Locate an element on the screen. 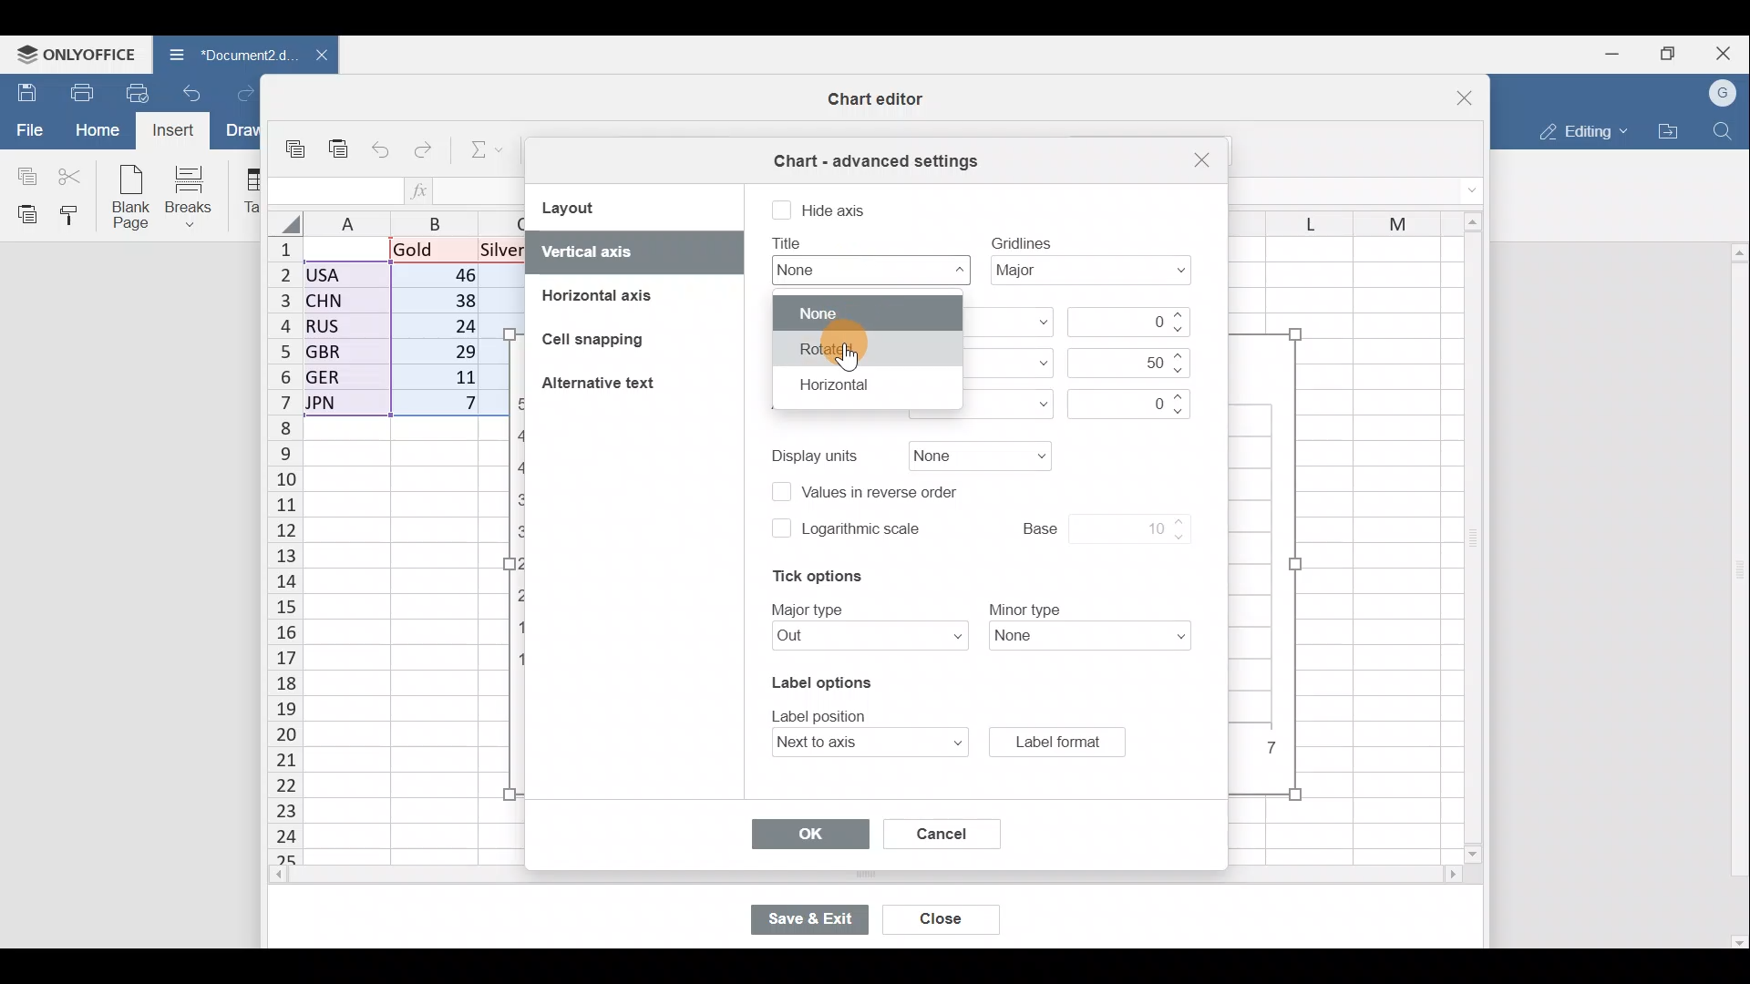  Cut is located at coordinates (73, 175).